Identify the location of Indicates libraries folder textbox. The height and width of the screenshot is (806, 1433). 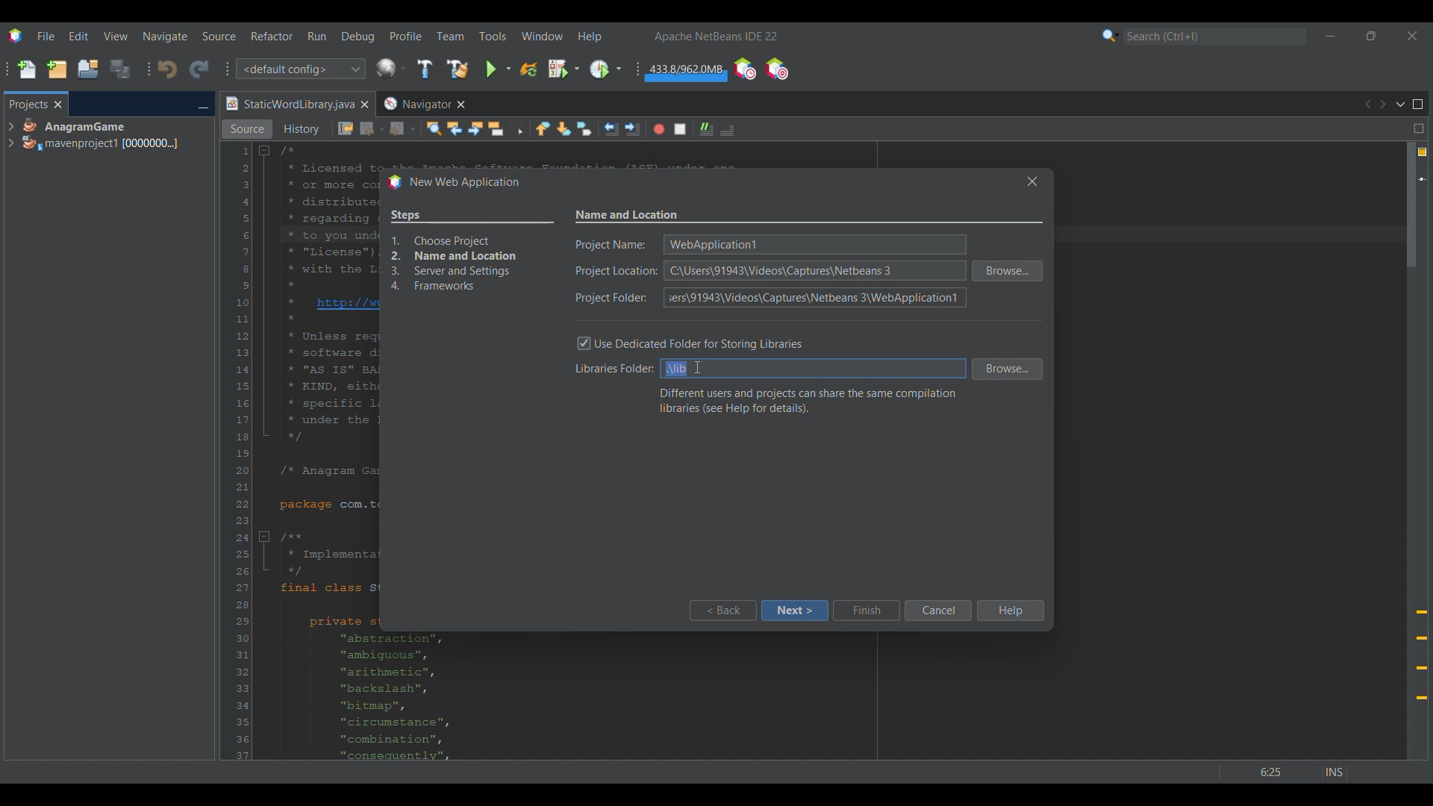
(611, 370).